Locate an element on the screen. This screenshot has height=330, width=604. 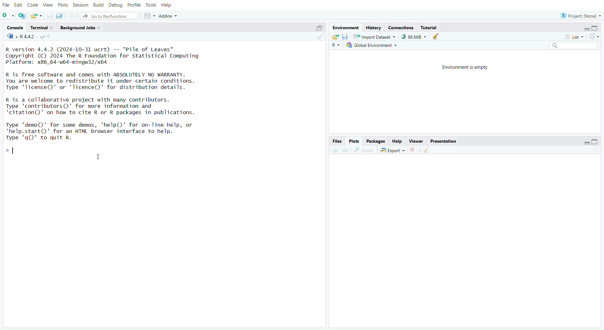
clear all plot is located at coordinates (427, 151).